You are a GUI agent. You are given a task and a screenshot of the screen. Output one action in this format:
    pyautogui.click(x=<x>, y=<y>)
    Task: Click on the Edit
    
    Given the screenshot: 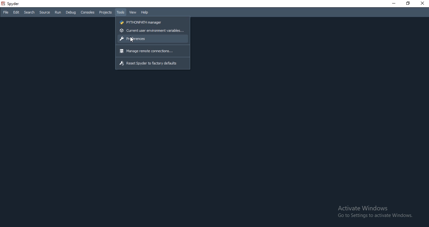 What is the action you would take?
    pyautogui.click(x=16, y=12)
    